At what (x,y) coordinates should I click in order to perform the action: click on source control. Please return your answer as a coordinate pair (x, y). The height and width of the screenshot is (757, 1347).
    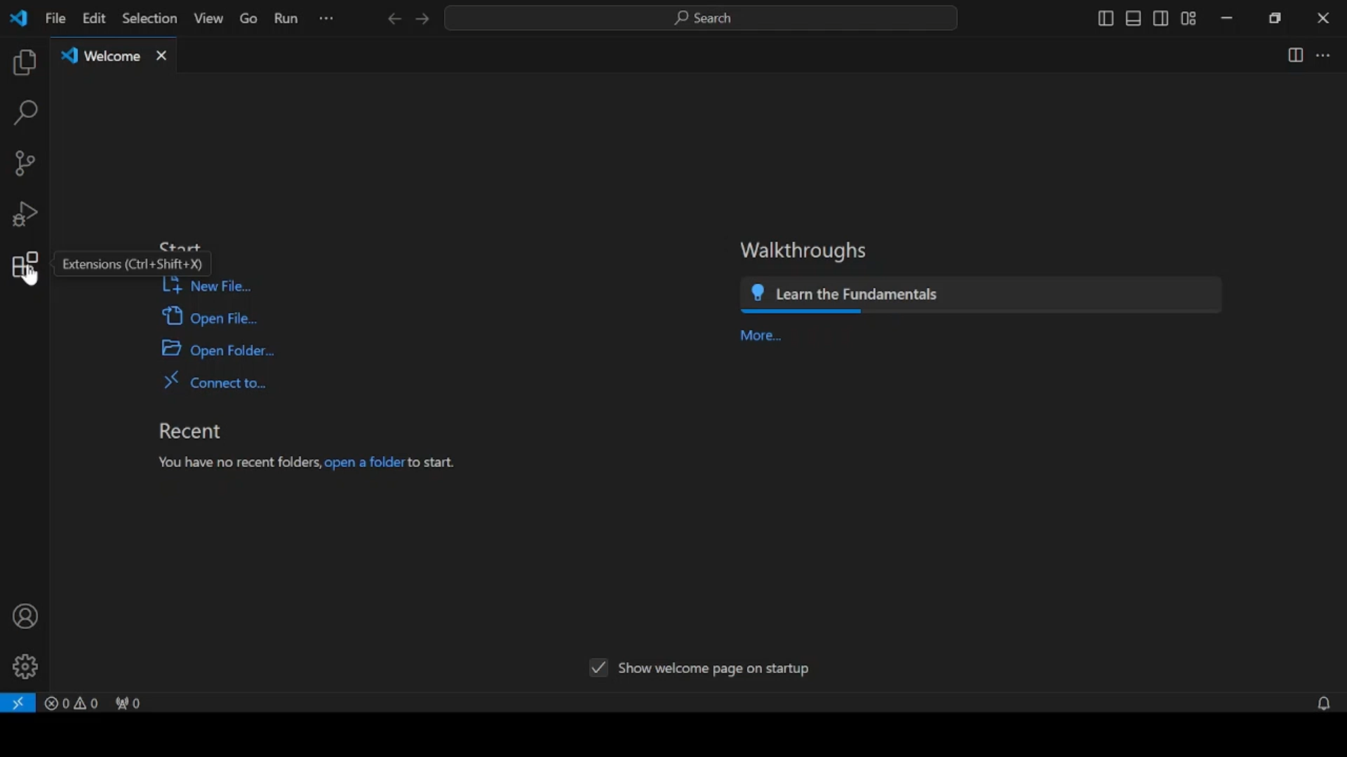
    Looking at the image, I should click on (25, 163).